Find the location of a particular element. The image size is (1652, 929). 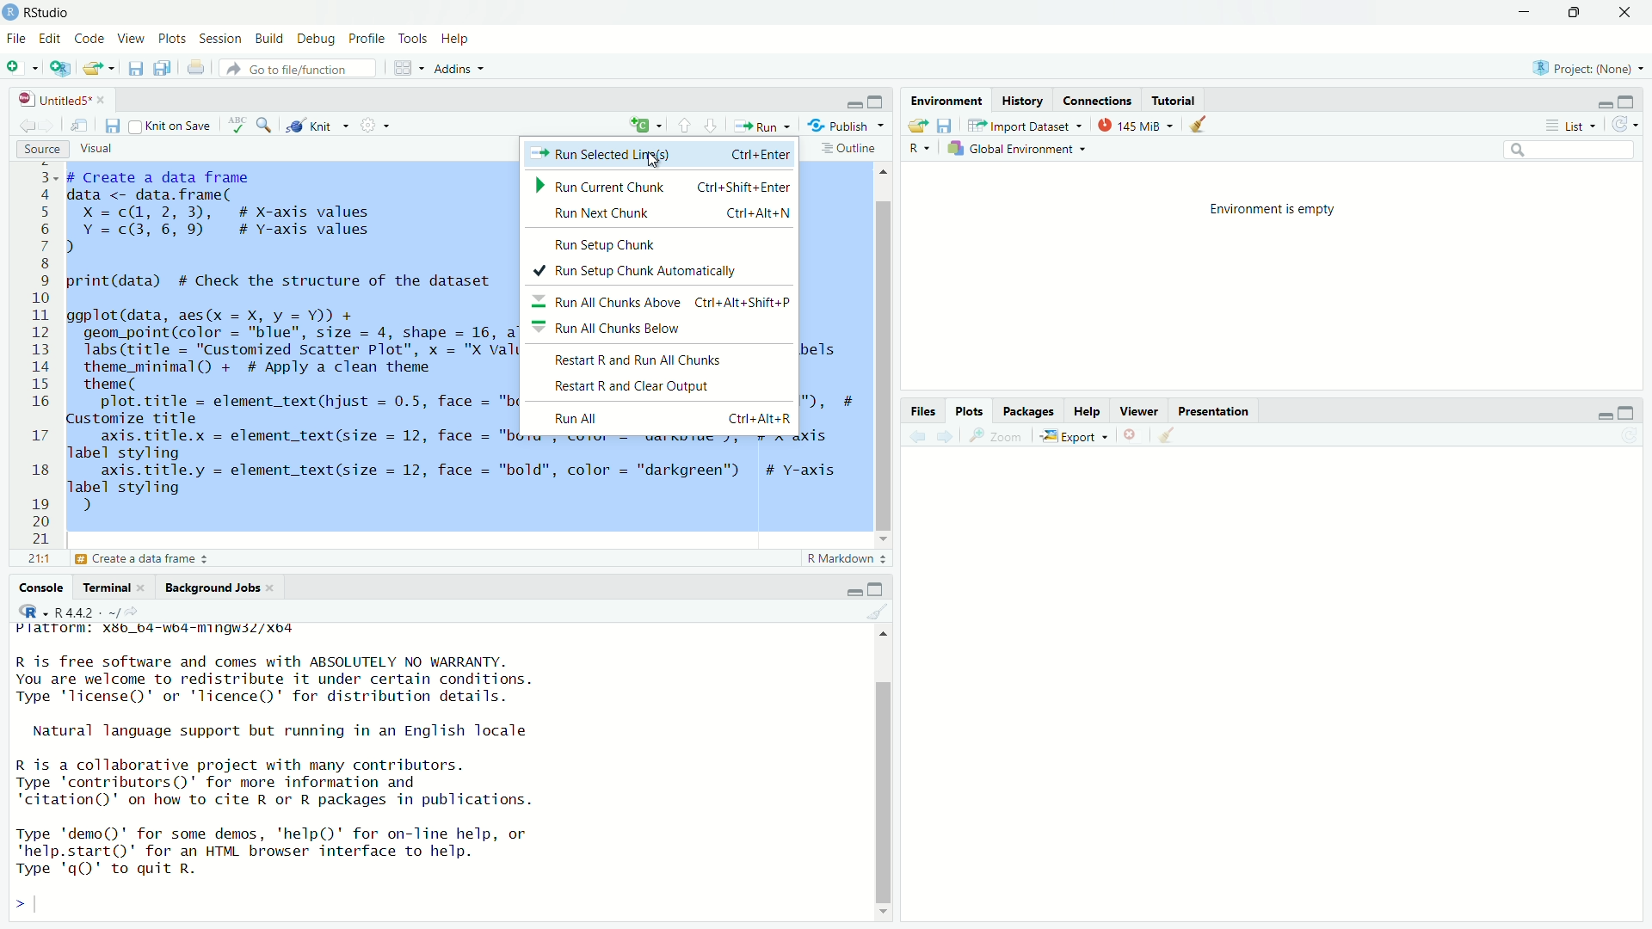

Go to the previous section/chunk is located at coordinates (686, 126).